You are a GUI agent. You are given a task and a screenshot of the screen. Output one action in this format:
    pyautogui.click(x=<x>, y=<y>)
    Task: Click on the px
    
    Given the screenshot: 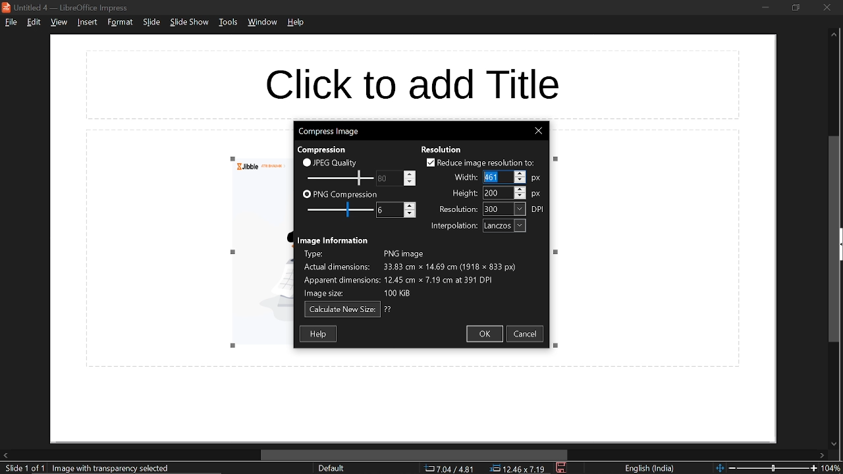 What is the action you would take?
    pyautogui.click(x=537, y=194)
    